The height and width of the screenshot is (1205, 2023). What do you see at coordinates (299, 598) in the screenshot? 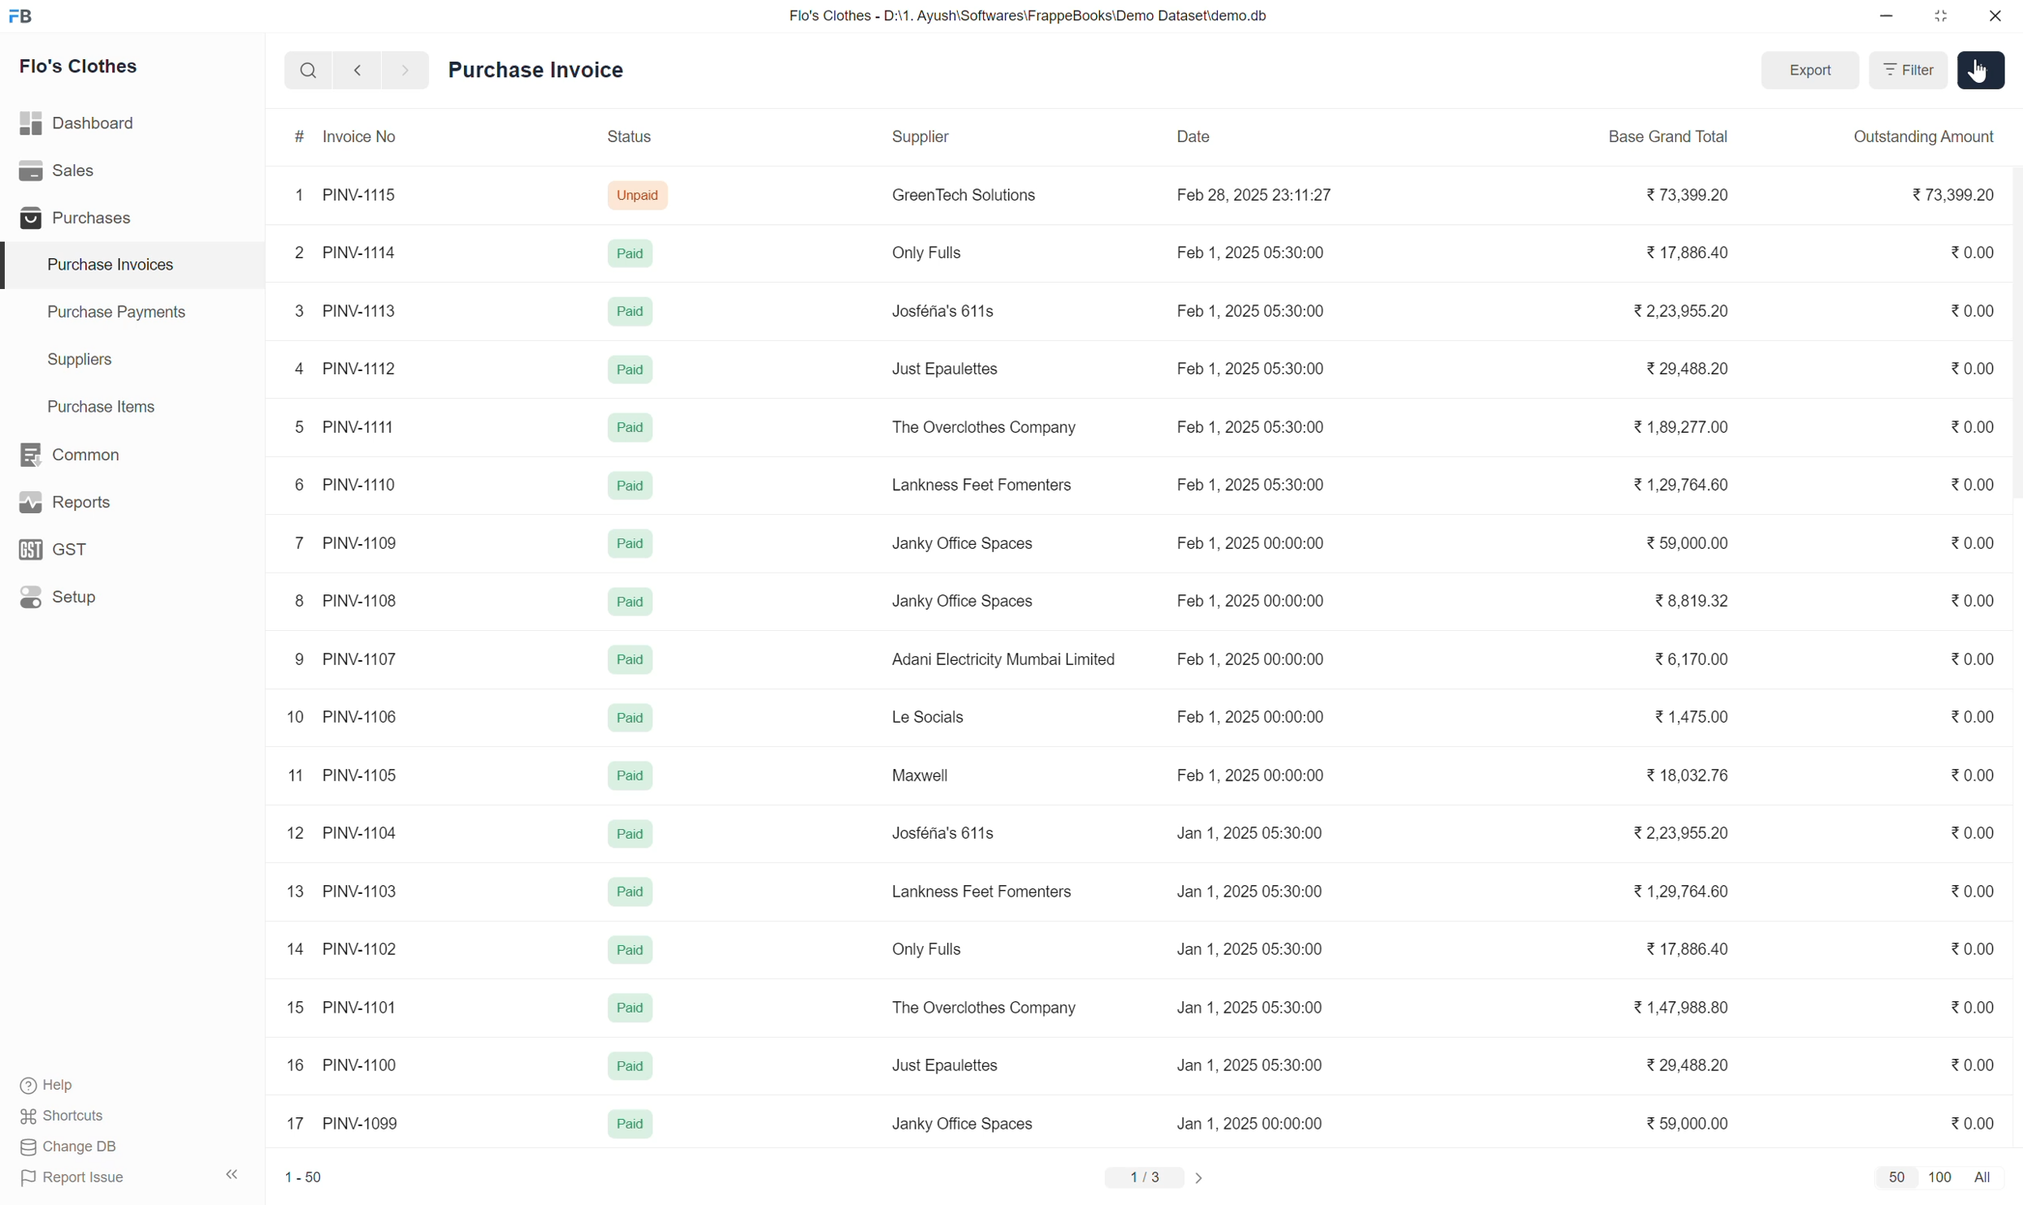
I see `8` at bounding box center [299, 598].